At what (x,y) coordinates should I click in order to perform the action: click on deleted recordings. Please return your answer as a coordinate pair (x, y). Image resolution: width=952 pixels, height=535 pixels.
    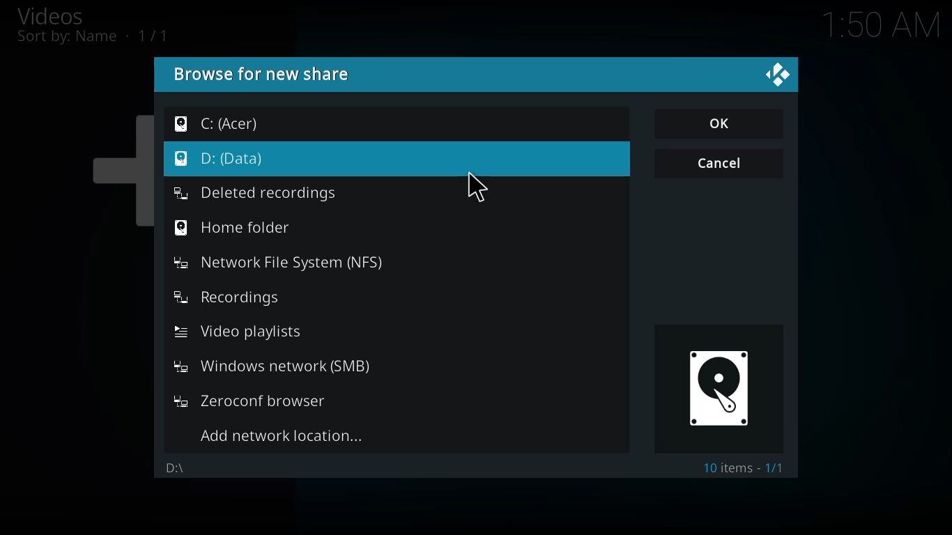
    Looking at the image, I should click on (258, 194).